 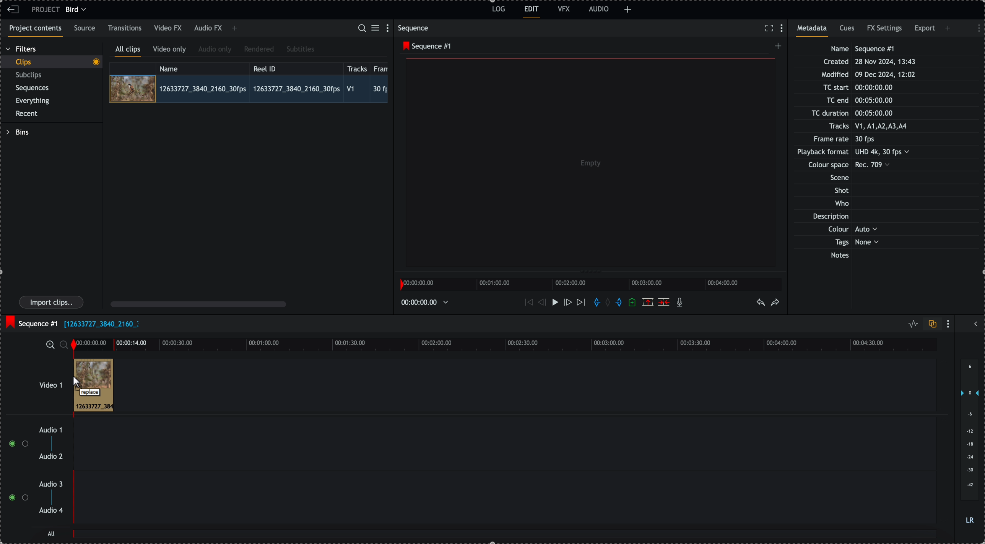 I want to click on subtitles, so click(x=301, y=50).